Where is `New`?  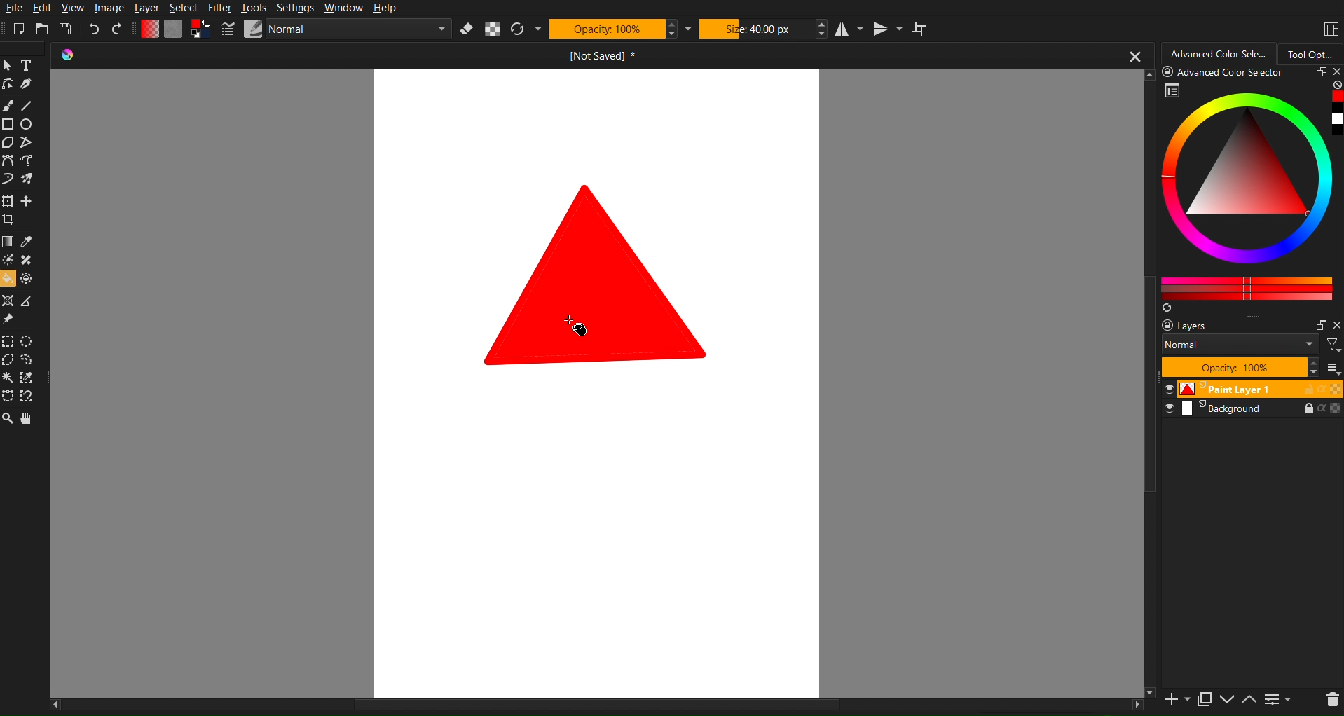 New is located at coordinates (19, 29).